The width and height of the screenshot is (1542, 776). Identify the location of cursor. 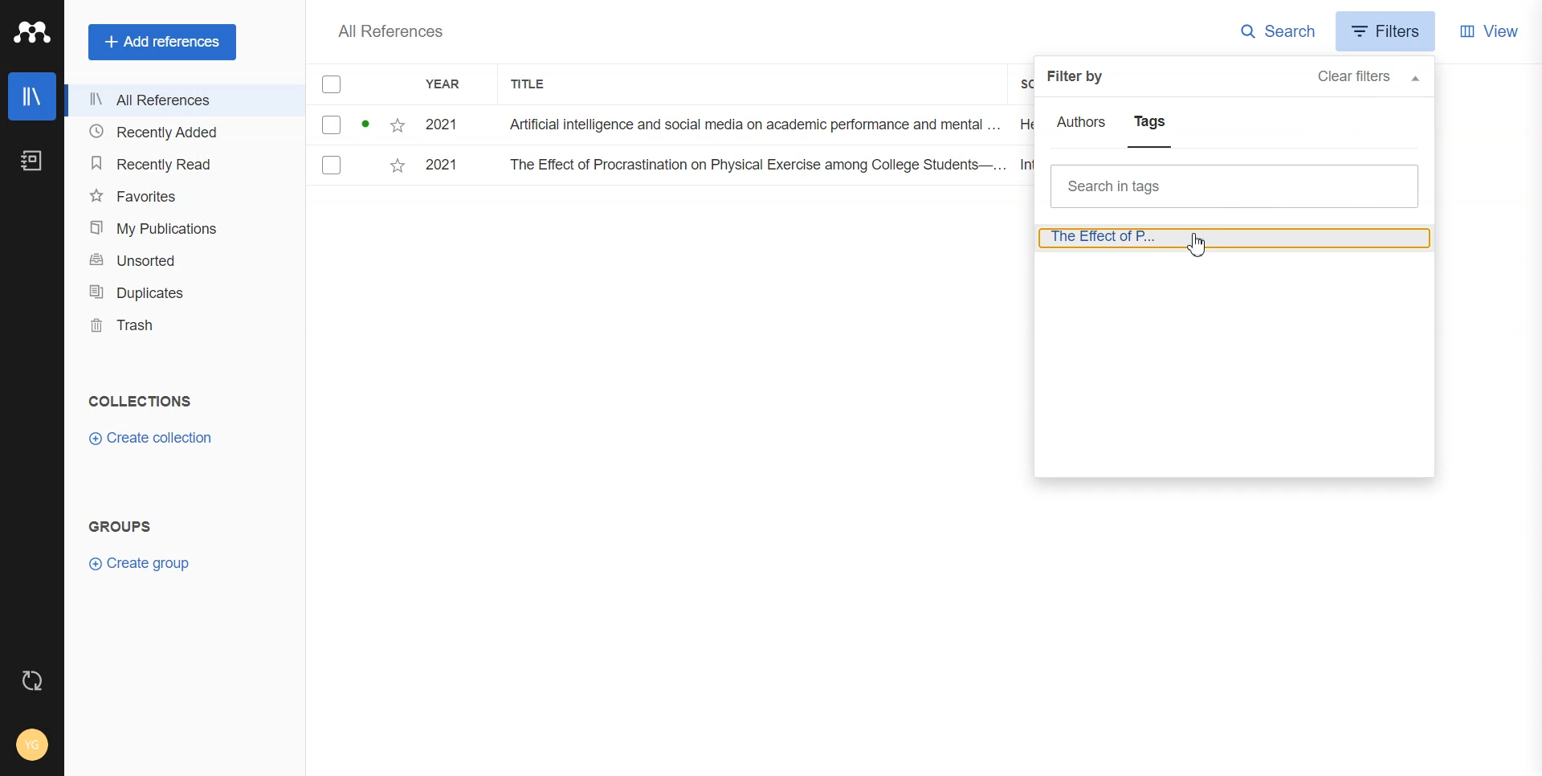
(1194, 247).